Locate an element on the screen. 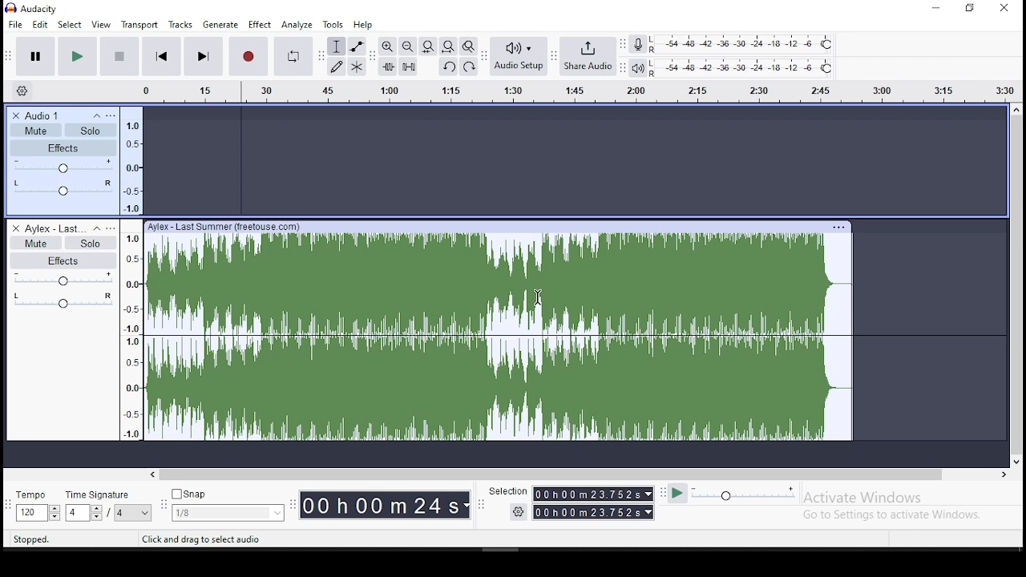 The height and width of the screenshot is (577, 1026). audio  is located at coordinates (47, 115).